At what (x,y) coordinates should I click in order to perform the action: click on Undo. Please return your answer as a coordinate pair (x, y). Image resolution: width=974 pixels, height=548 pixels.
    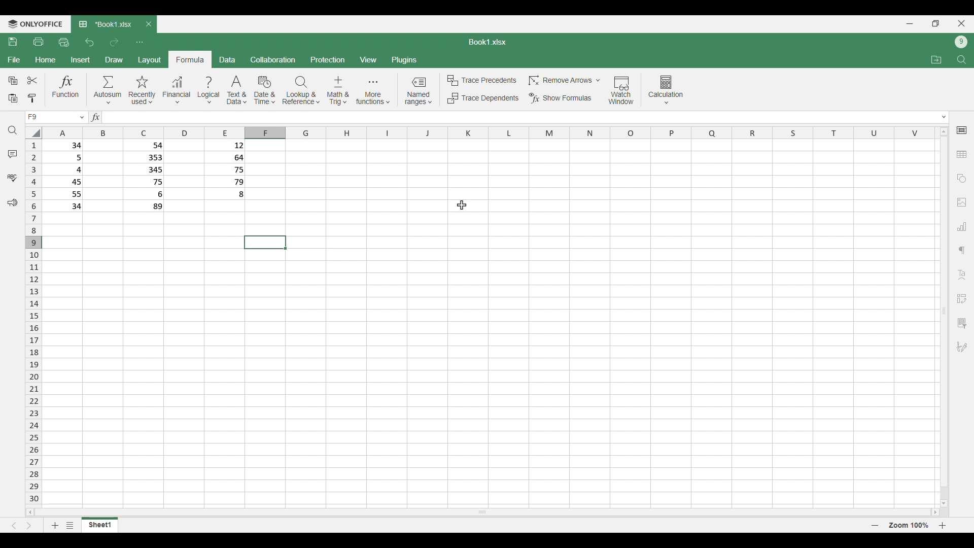
    Looking at the image, I should click on (90, 42).